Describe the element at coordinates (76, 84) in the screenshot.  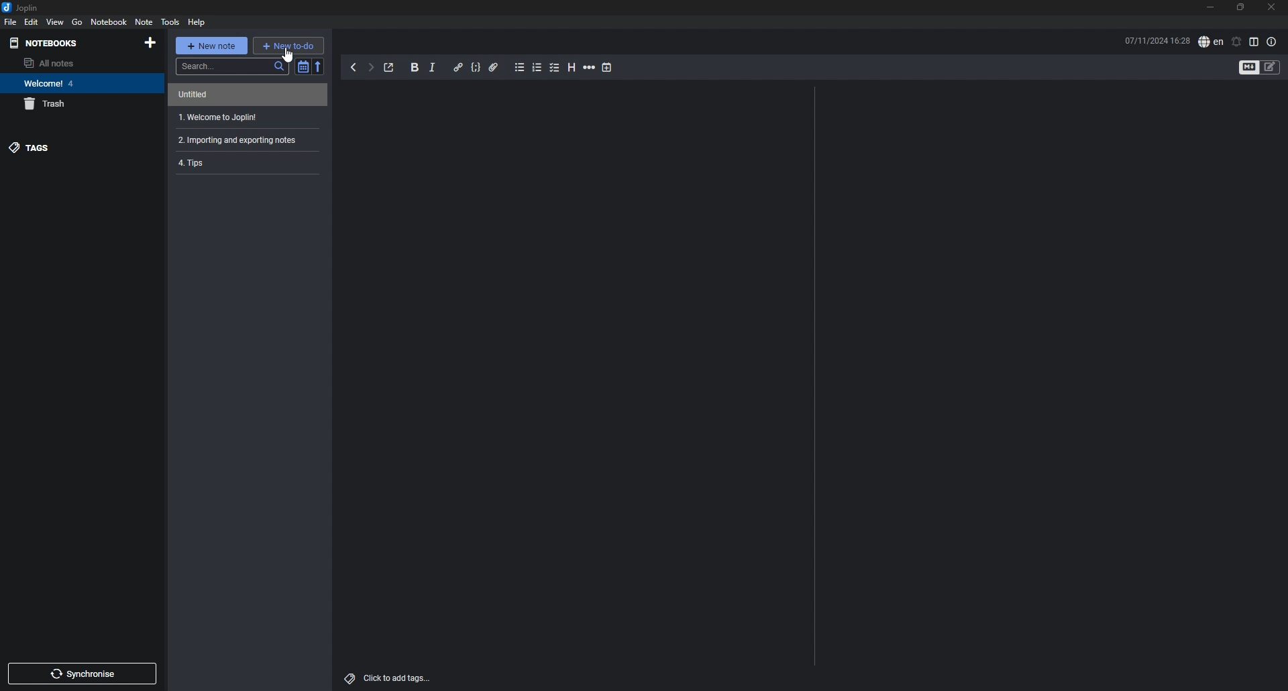
I see `notebook` at that location.